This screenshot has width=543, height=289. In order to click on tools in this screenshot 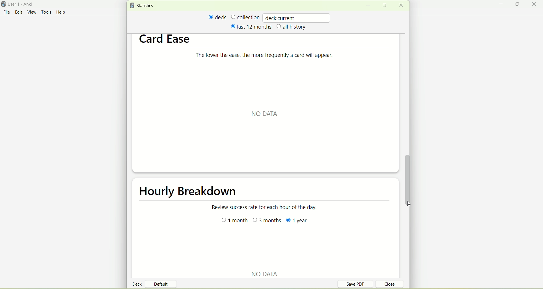, I will do `click(46, 13)`.